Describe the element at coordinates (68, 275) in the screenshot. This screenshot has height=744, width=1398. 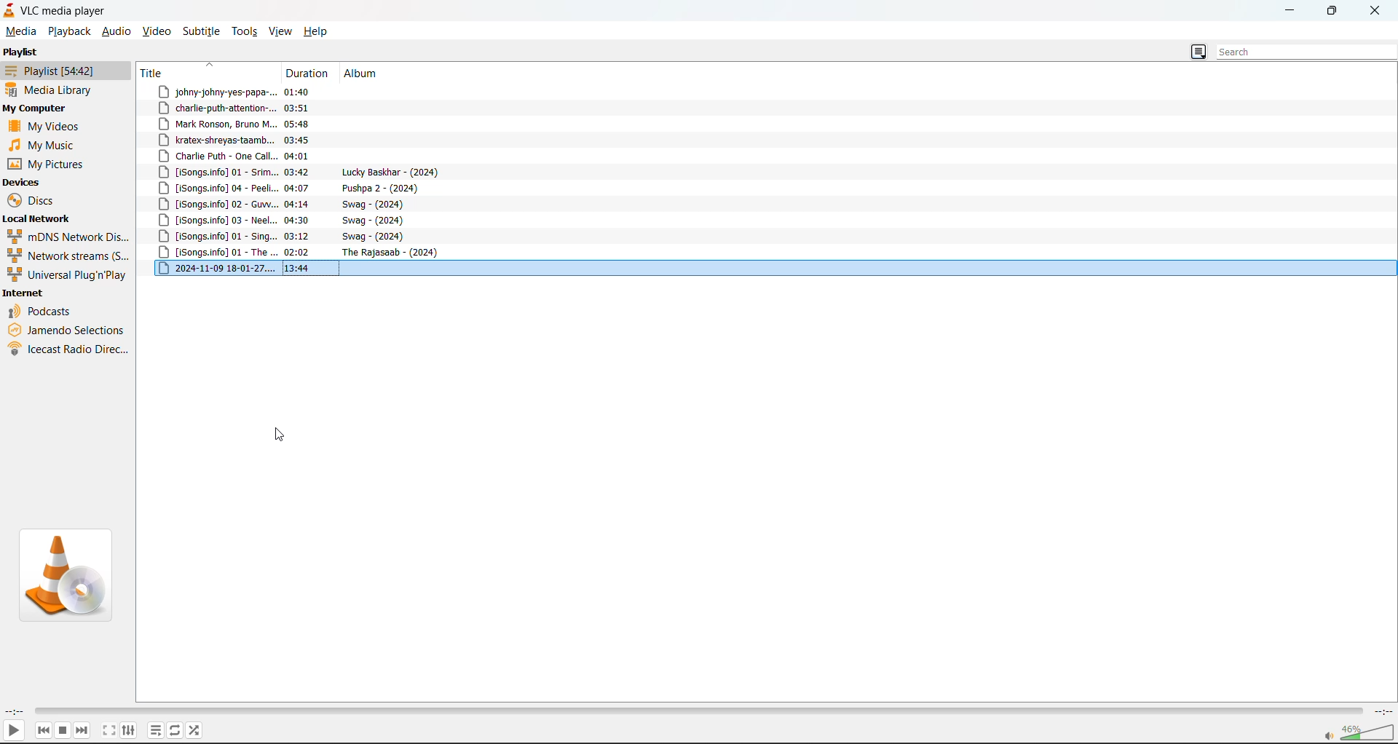
I see `universal plug n play` at that location.